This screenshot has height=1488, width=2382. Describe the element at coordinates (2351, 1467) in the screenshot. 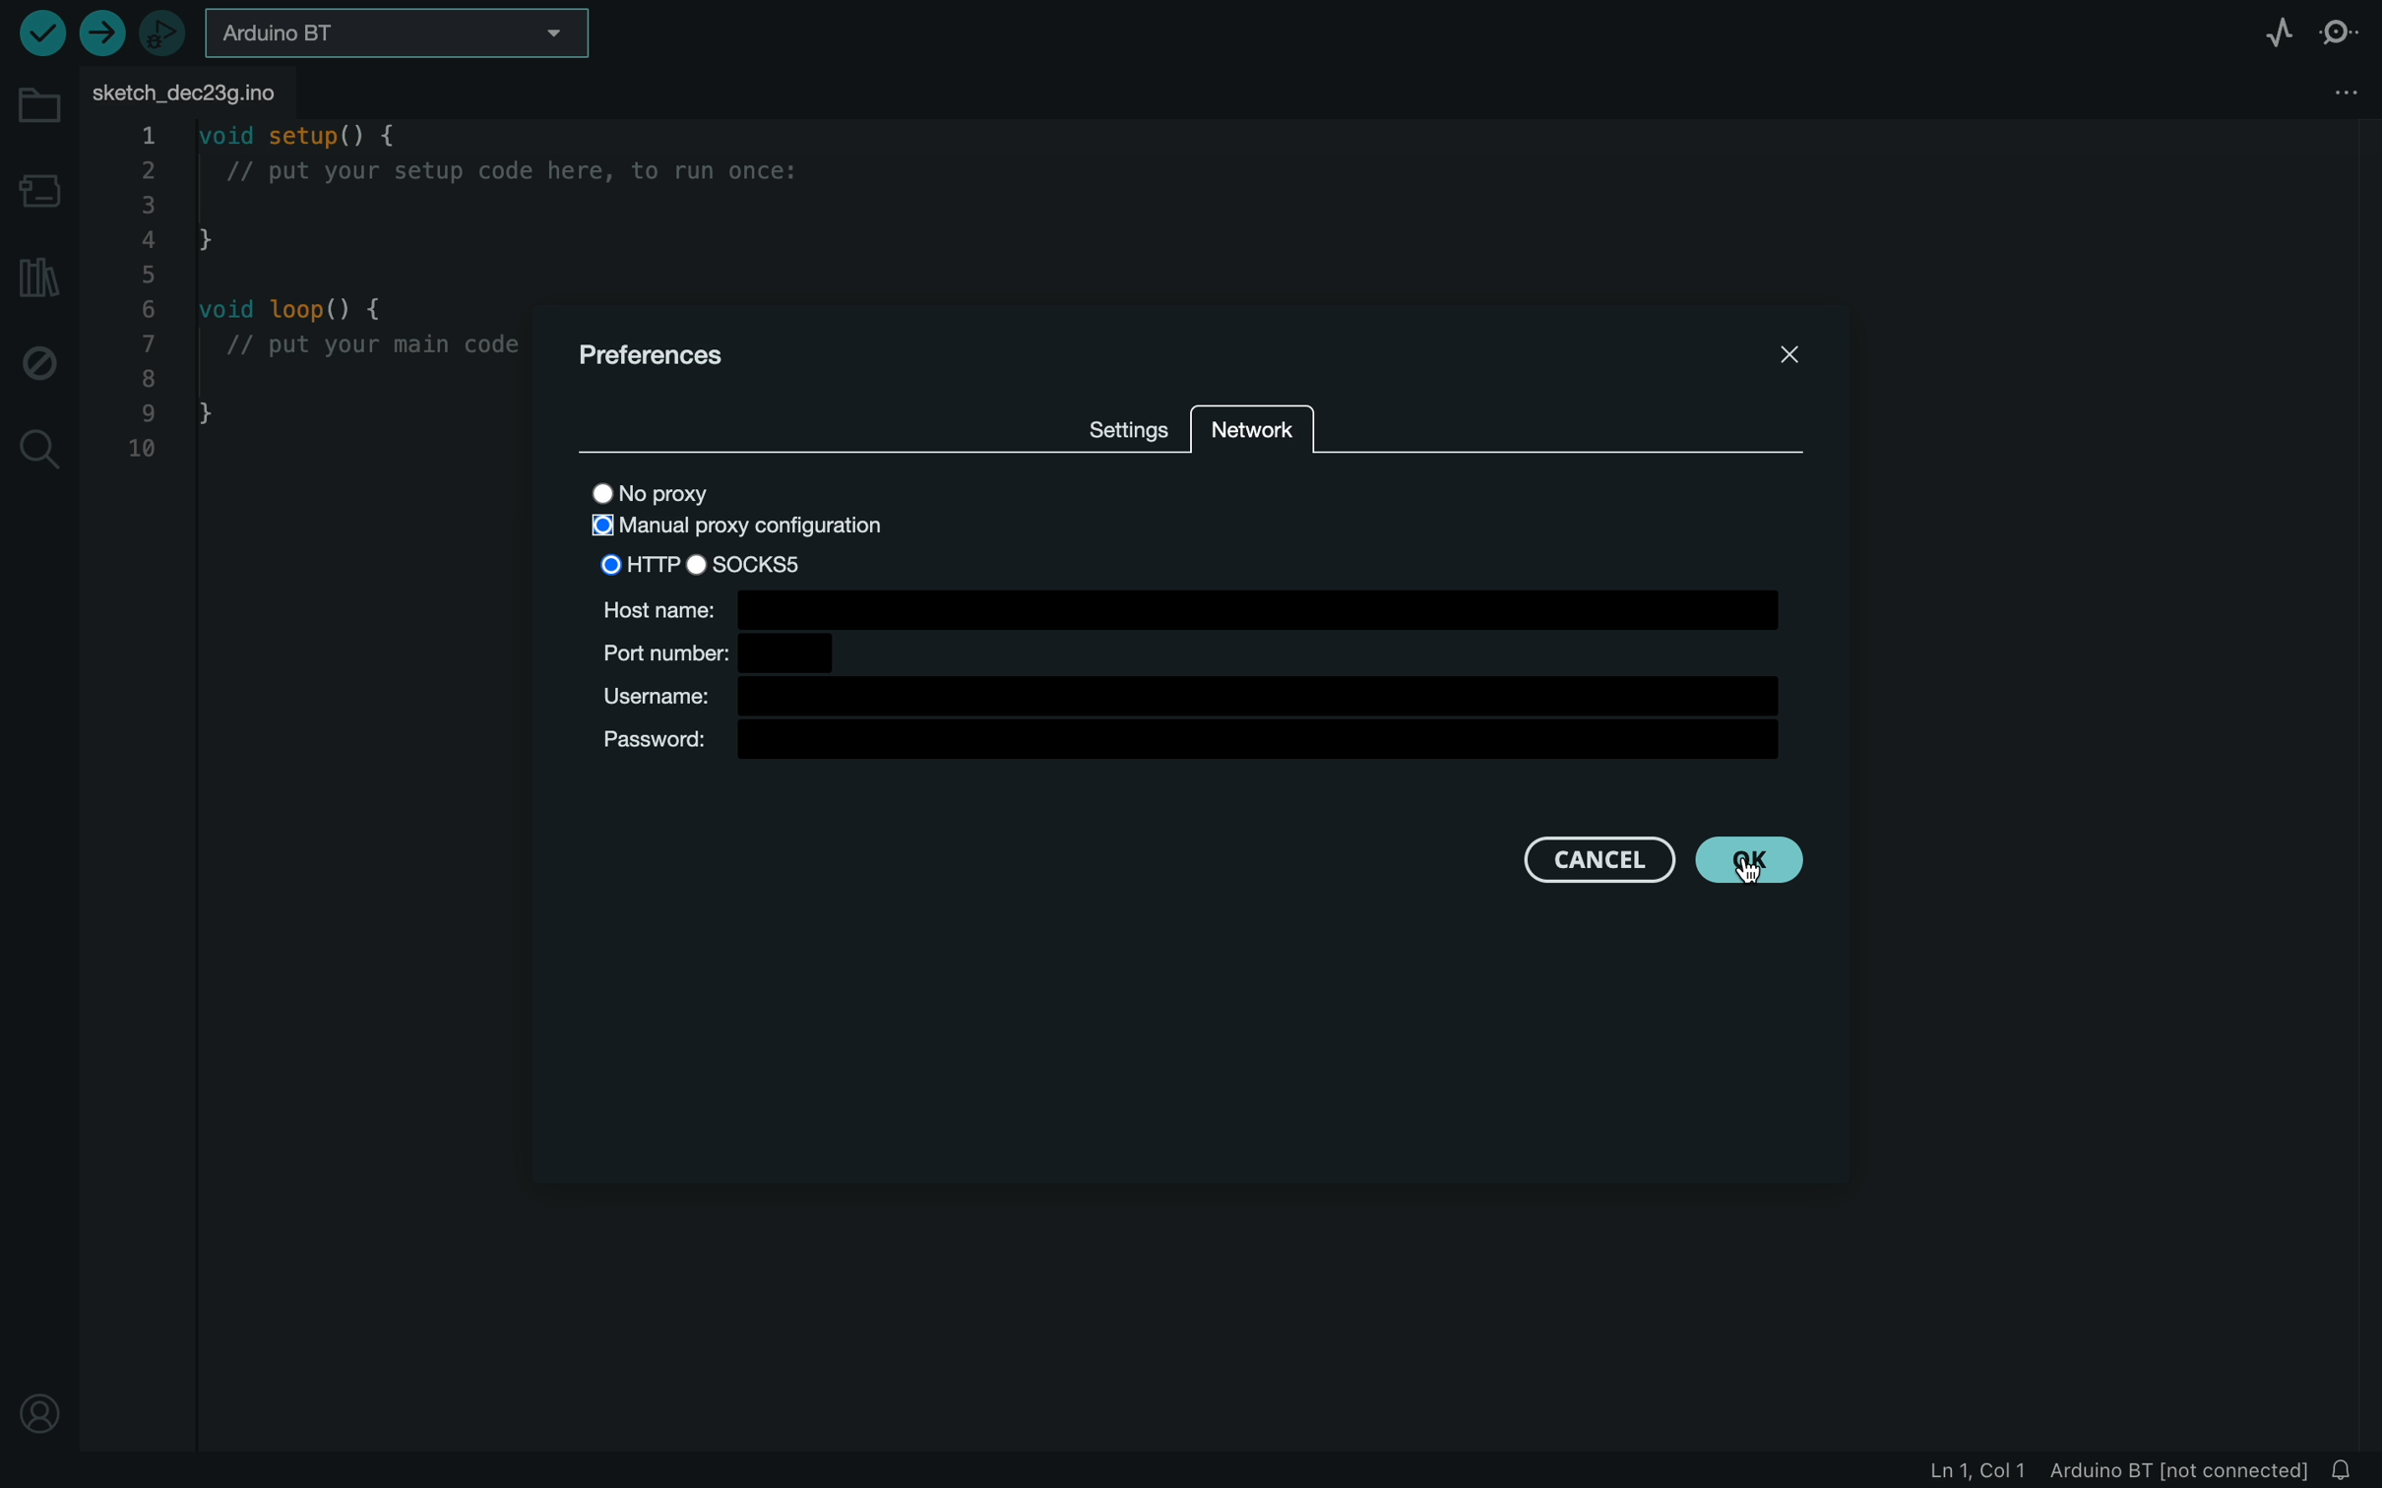

I see `notification` at that location.